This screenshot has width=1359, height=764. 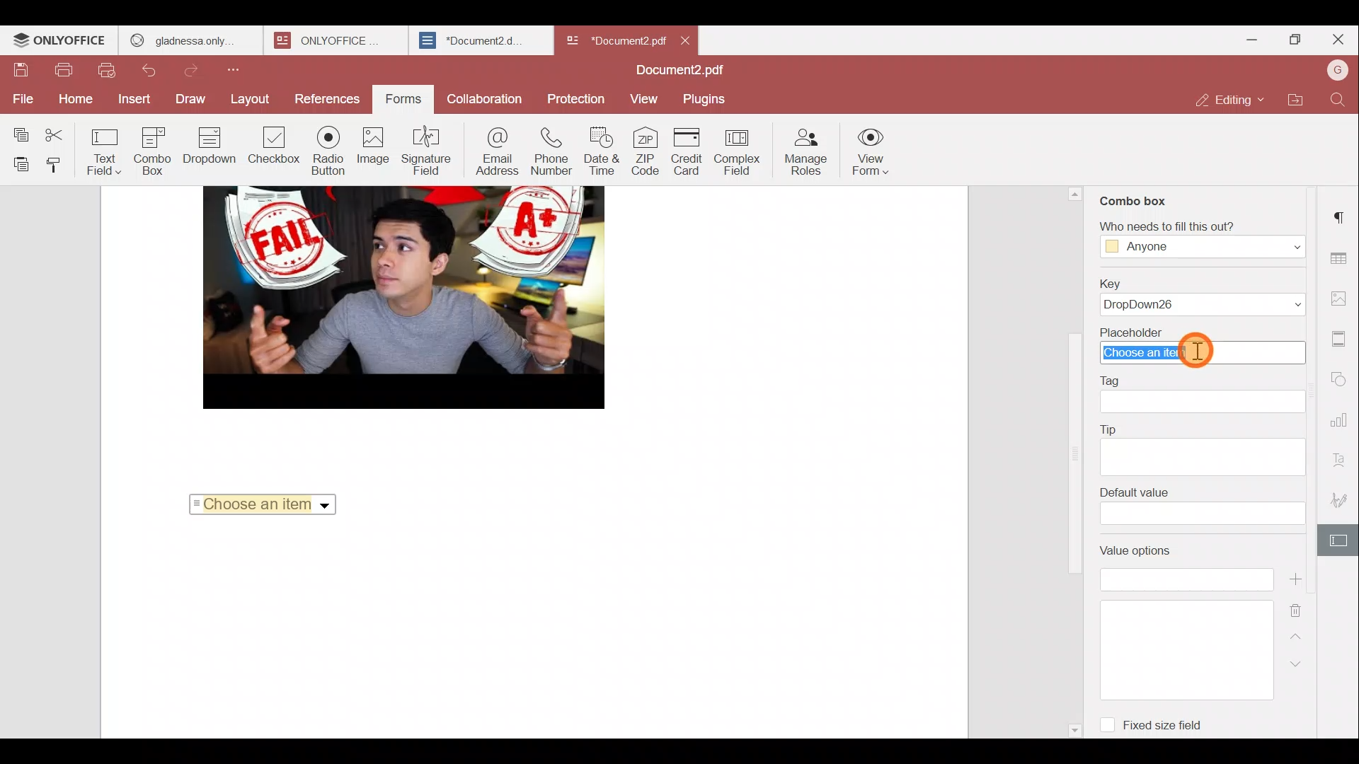 What do you see at coordinates (1195, 239) in the screenshot?
I see `‘Who needs to fill this out?` at bounding box center [1195, 239].